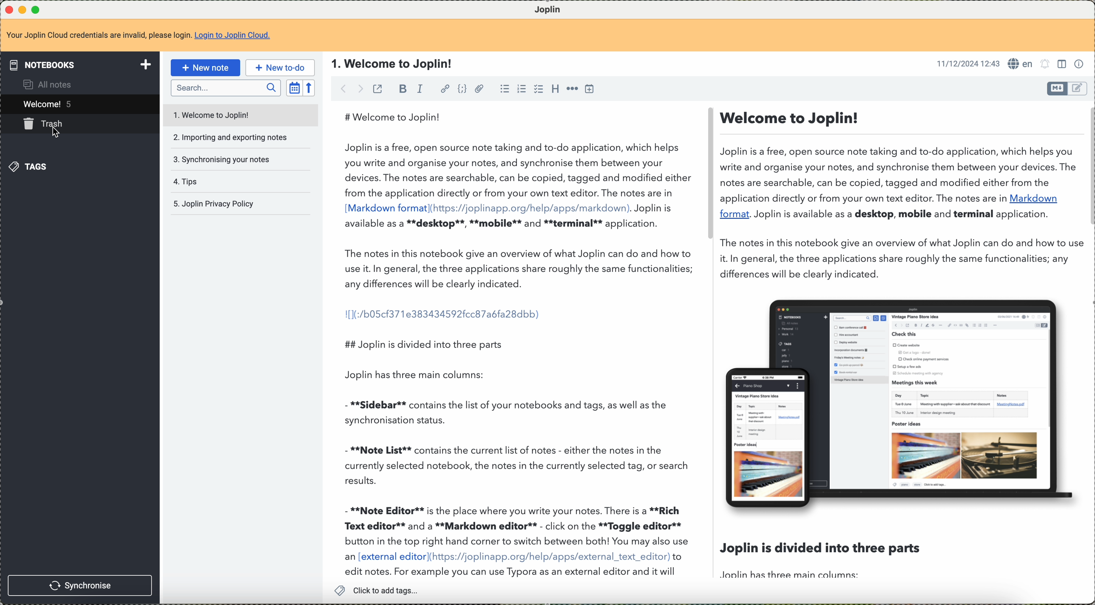 This screenshot has height=605, width=1095. What do you see at coordinates (215, 113) in the screenshot?
I see `welcome to joplin` at bounding box center [215, 113].